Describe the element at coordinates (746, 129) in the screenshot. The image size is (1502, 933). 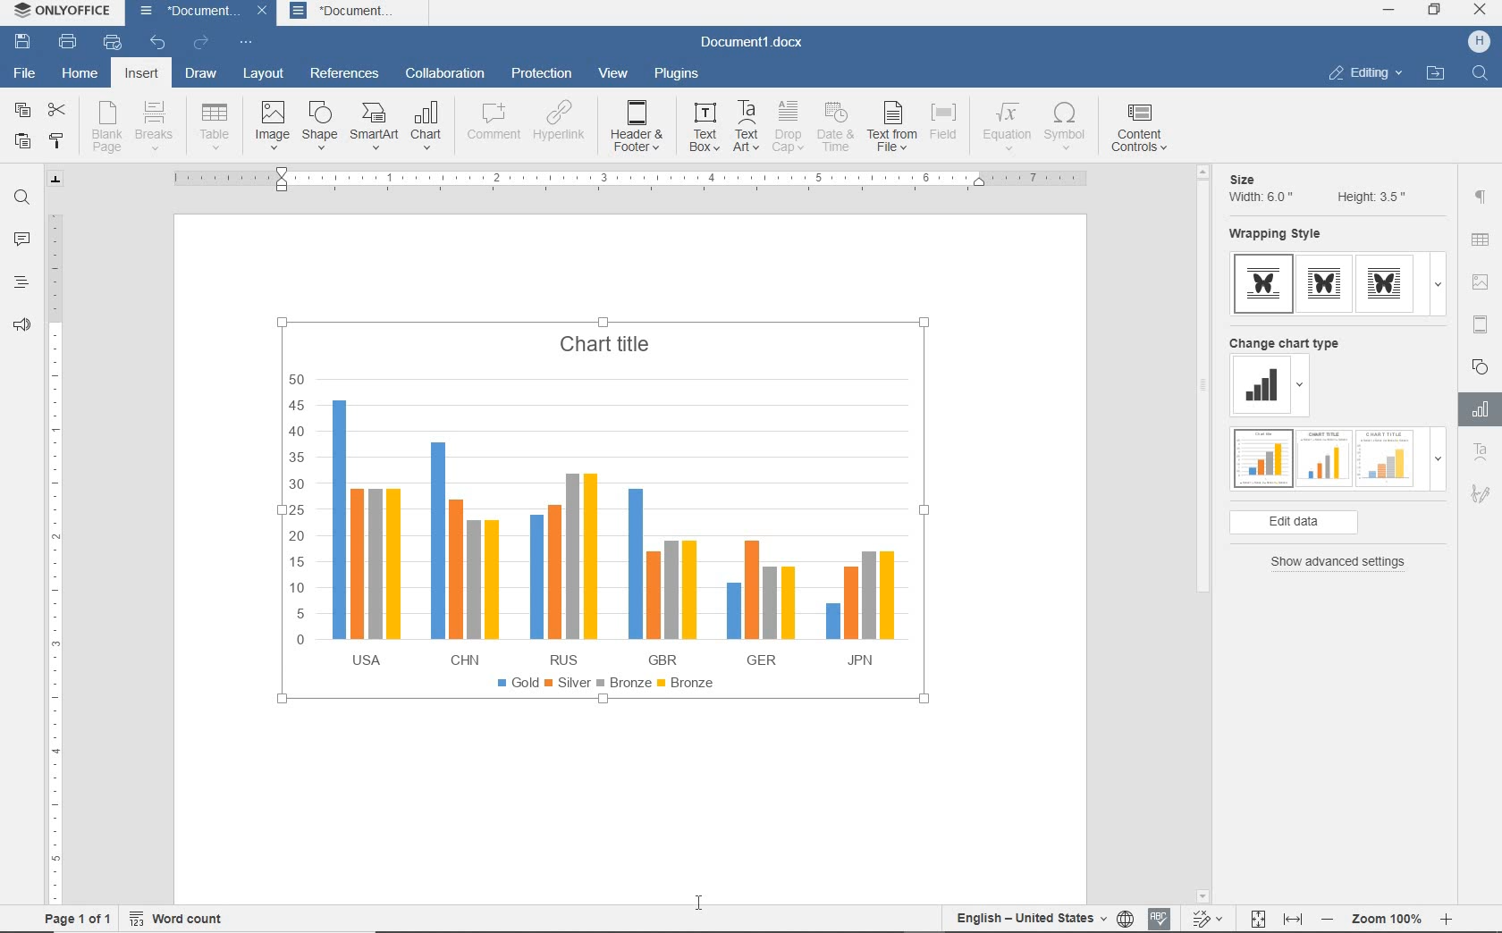
I see `text art` at that location.